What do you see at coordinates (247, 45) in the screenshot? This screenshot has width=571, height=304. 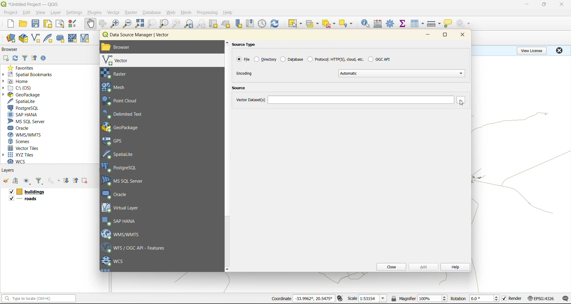 I see `source  type` at bounding box center [247, 45].